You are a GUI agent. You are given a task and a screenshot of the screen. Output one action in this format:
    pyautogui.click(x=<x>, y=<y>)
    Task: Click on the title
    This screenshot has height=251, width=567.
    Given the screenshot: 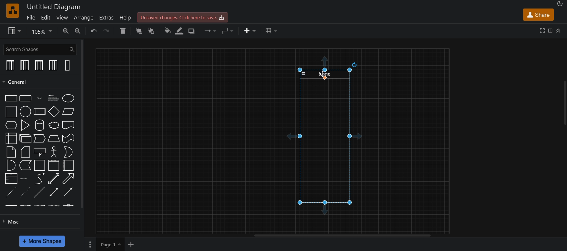 What is the action you would take?
    pyautogui.click(x=53, y=7)
    